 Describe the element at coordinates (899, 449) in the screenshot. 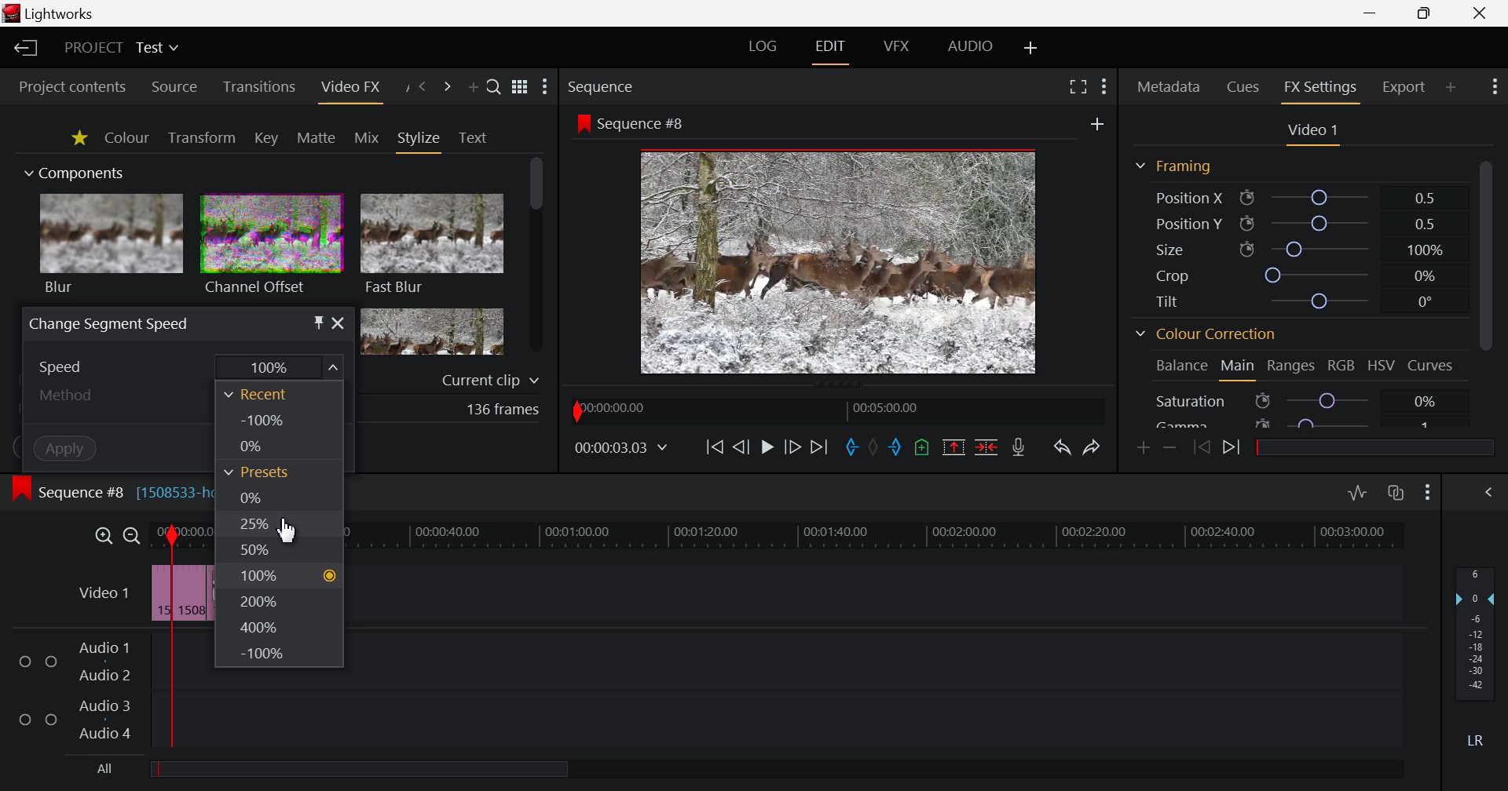

I see `Mark Out` at that location.